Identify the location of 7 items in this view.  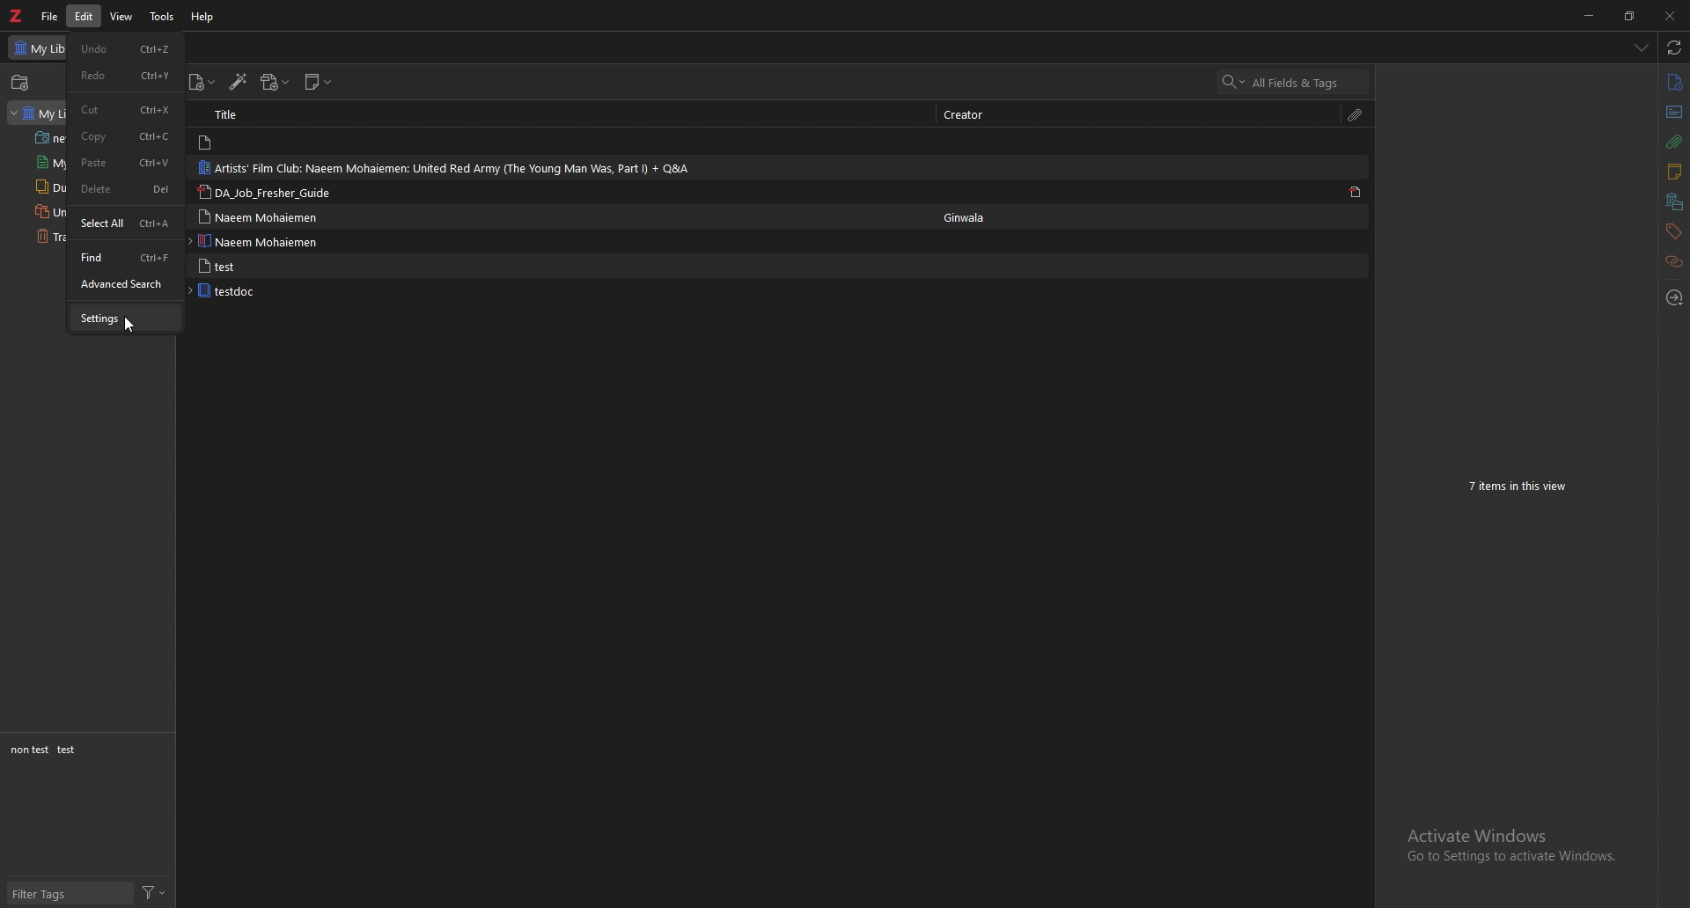
(1525, 487).